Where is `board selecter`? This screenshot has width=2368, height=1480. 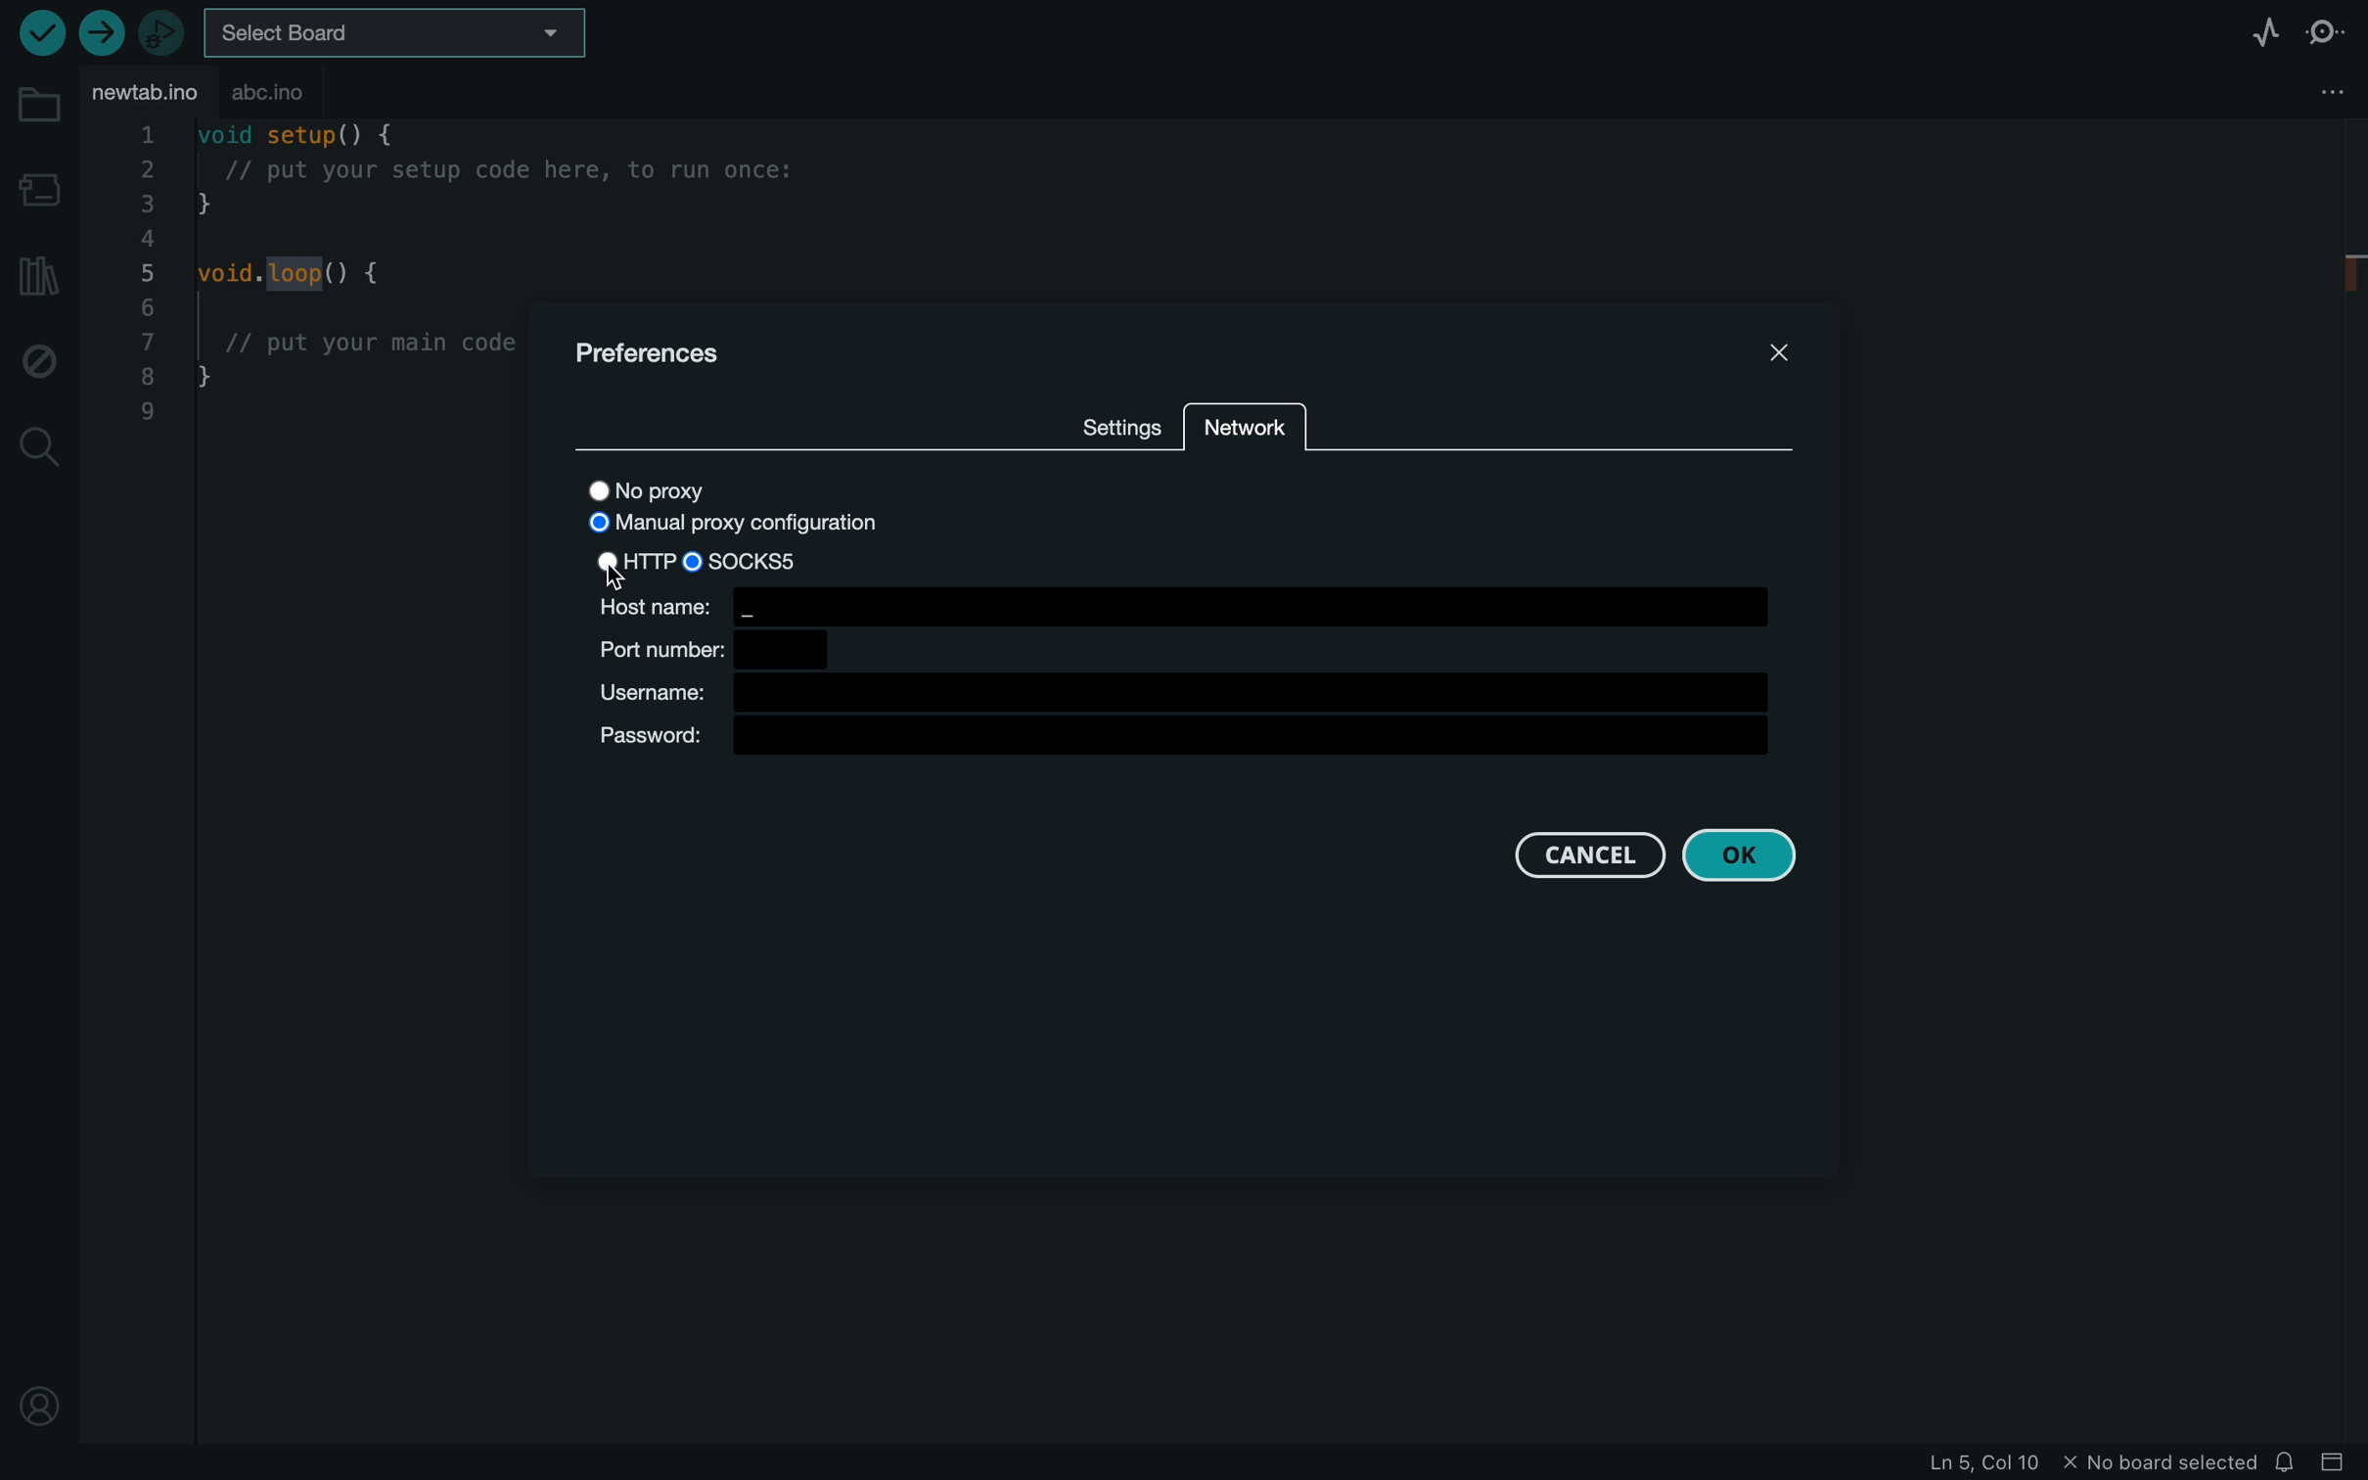 board selecter is located at coordinates (407, 35).